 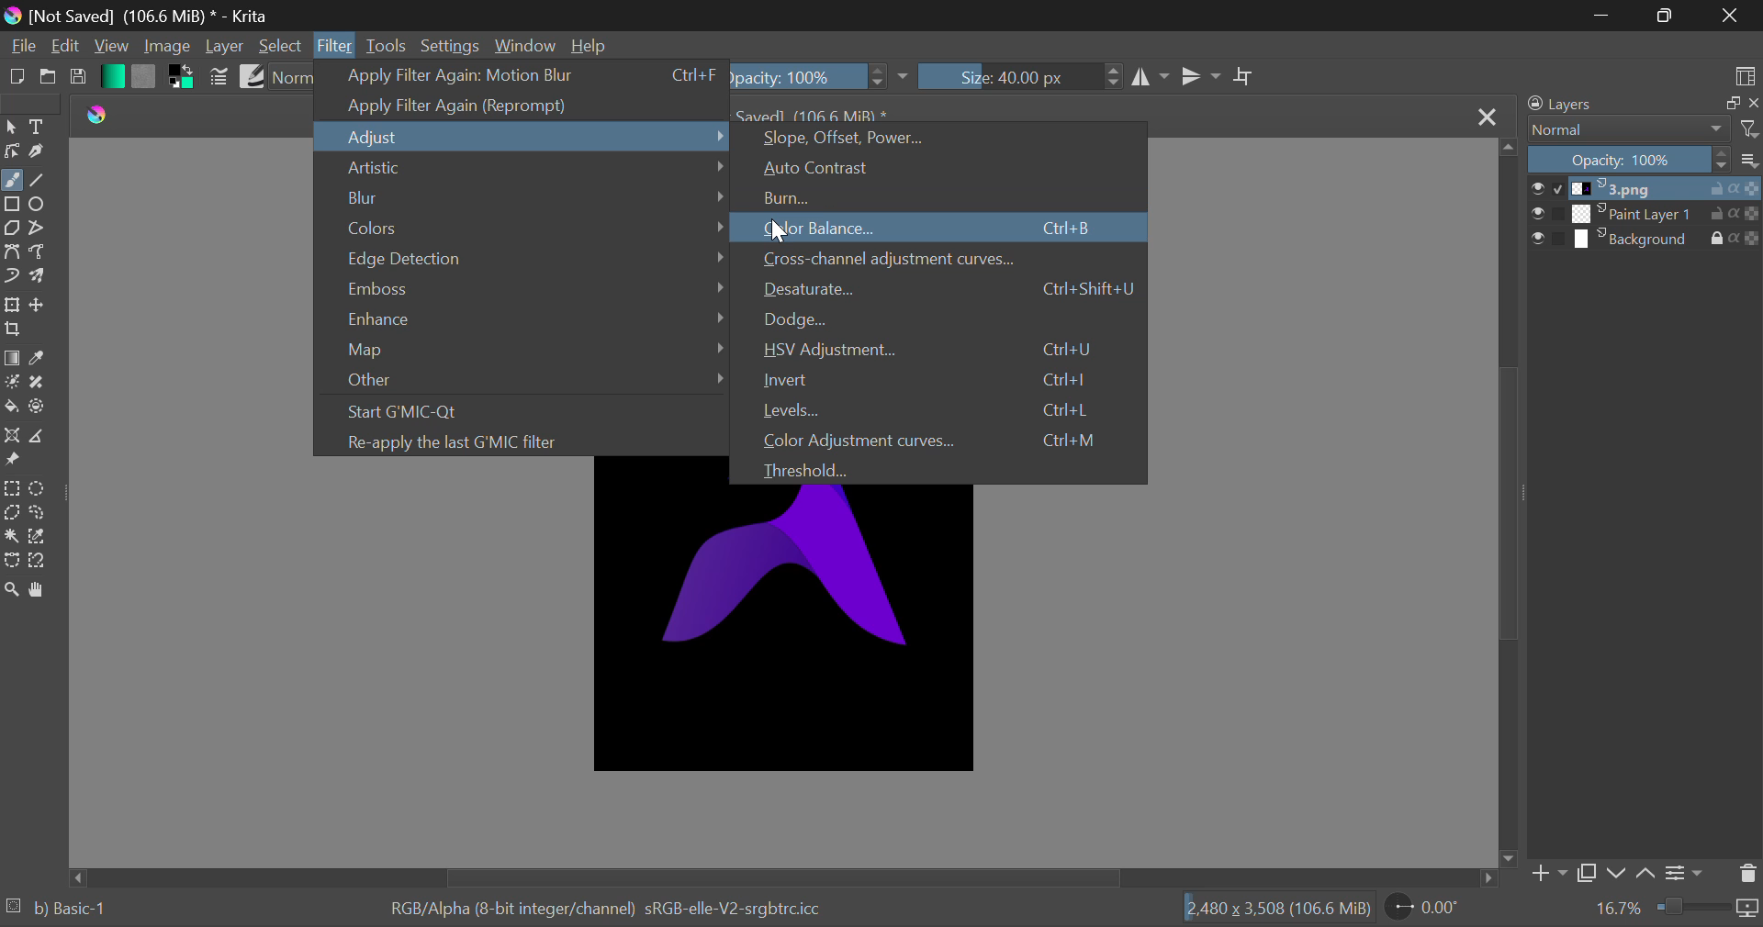 What do you see at coordinates (12, 277) in the screenshot?
I see `Dynamic Brush` at bounding box center [12, 277].